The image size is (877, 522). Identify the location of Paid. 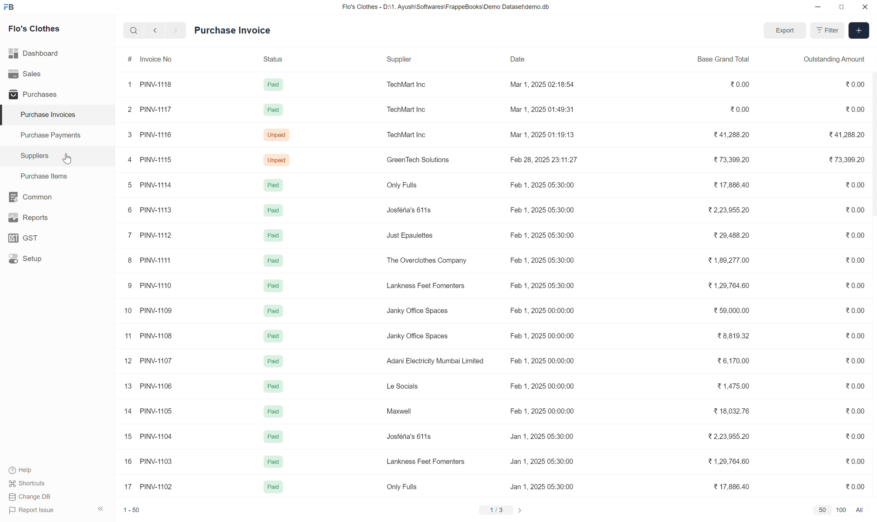
(273, 83).